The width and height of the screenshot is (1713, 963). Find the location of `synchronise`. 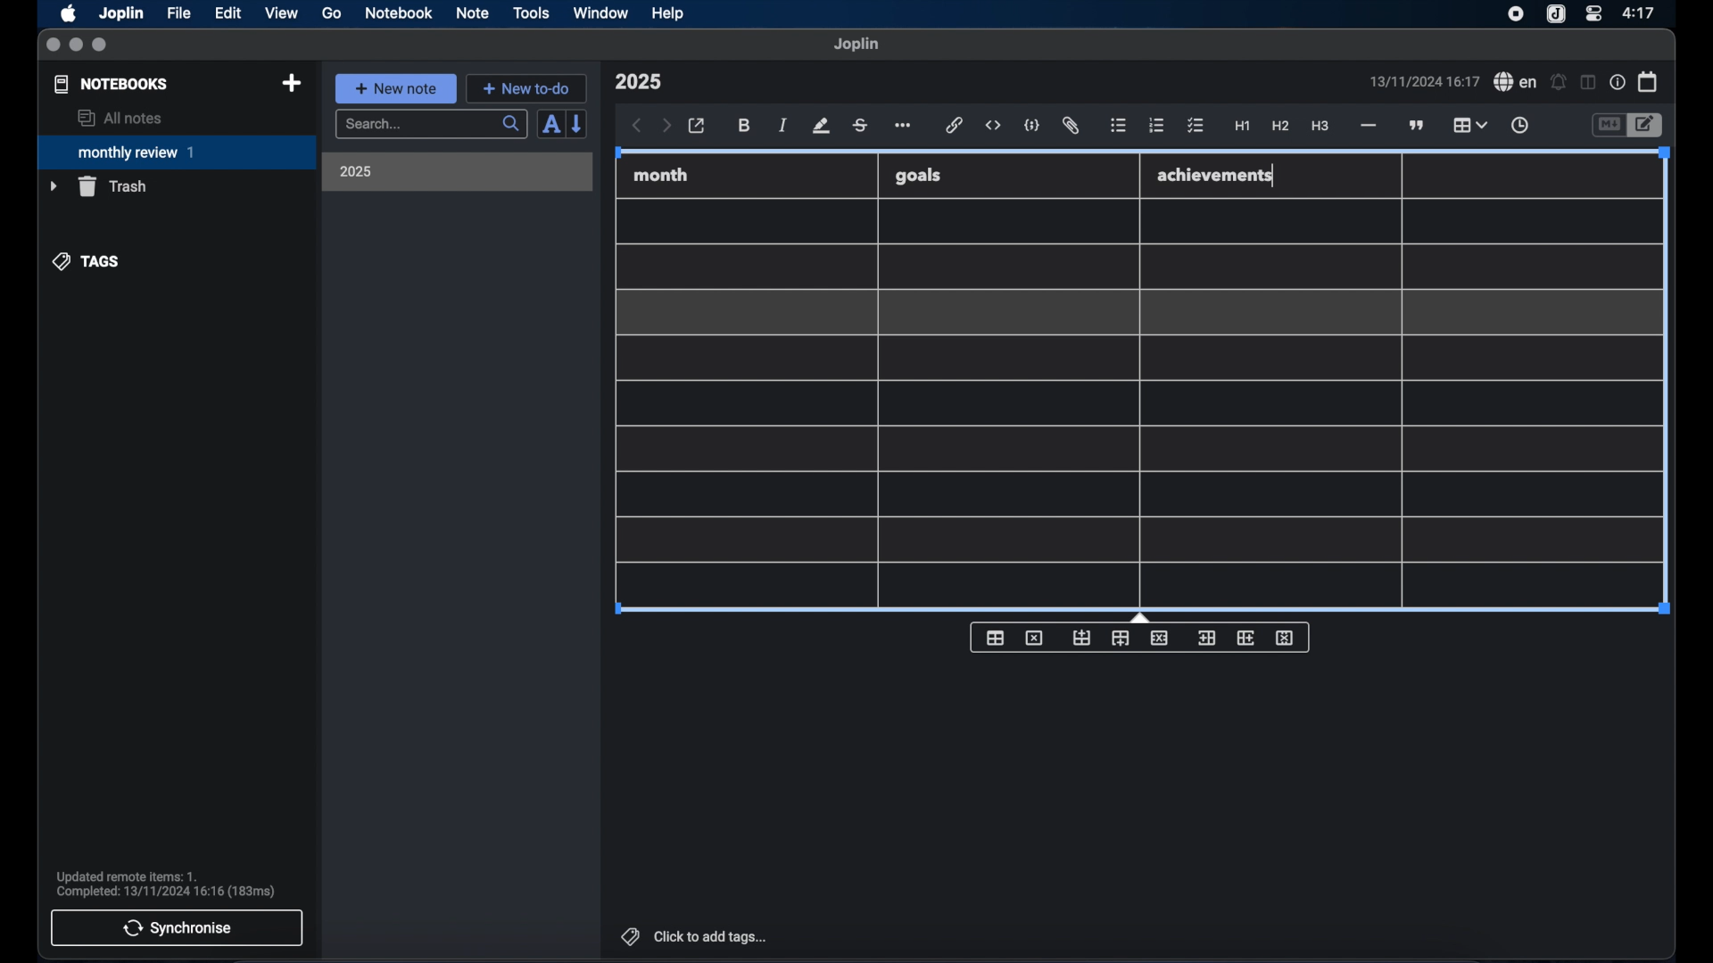

synchronise is located at coordinates (177, 927).